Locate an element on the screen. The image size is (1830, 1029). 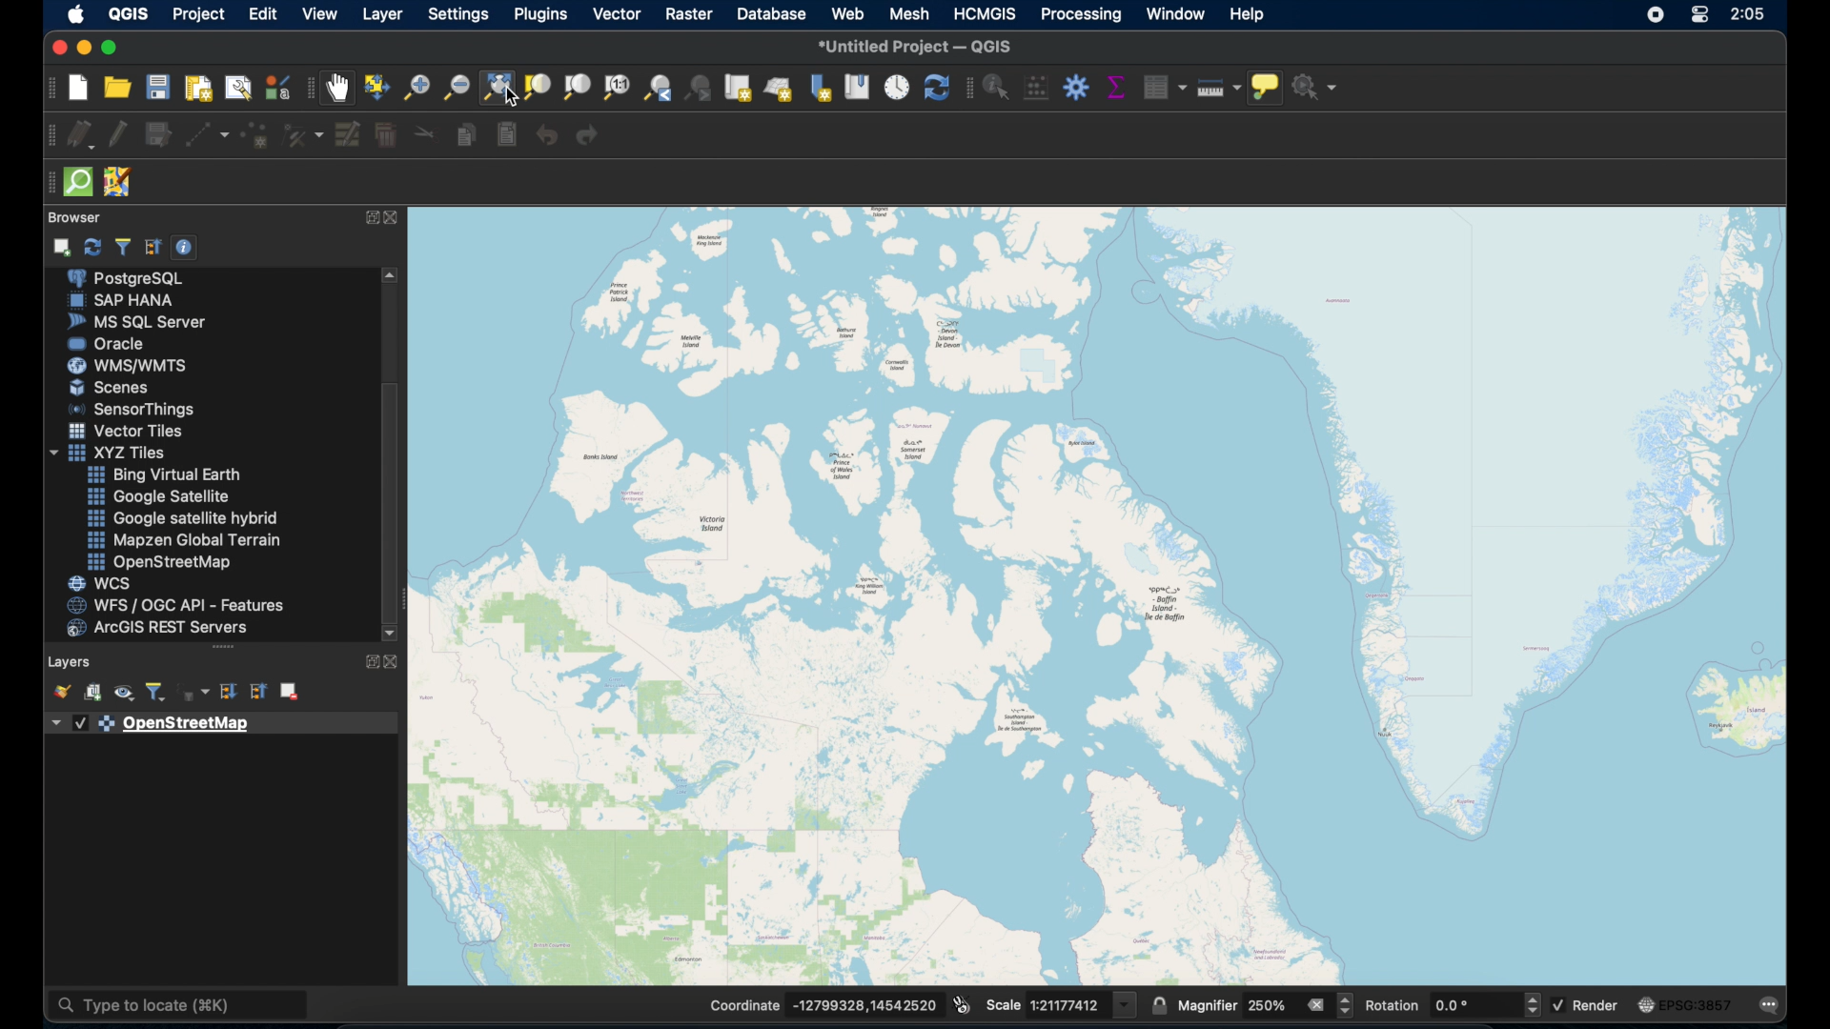
arcGIS rest server is located at coordinates (156, 628).